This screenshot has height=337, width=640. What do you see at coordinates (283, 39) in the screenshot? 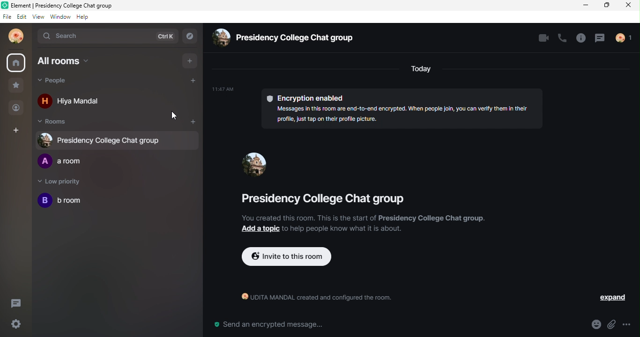
I see `precidency college chat group` at bounding box center [283, 39].